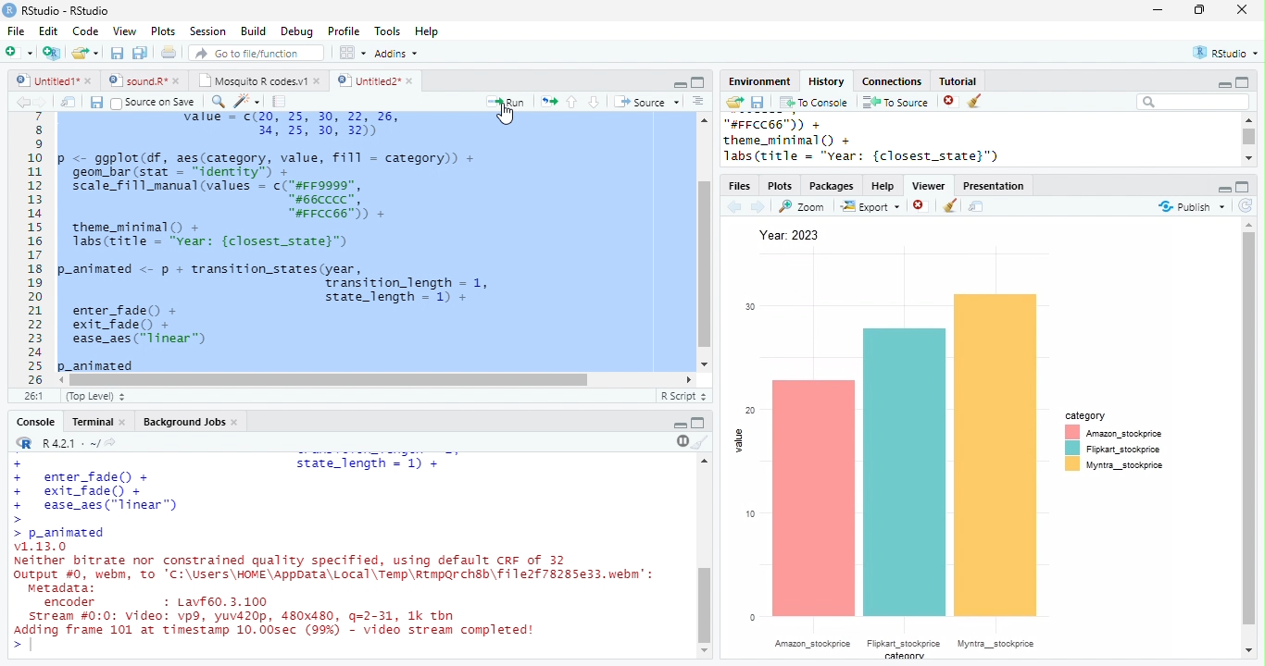 This screenshot has height=666, width=1265. What do you see at coordinates (681, 85) in the screenshot?
I see `minimize` at bounding box center [681, 85].